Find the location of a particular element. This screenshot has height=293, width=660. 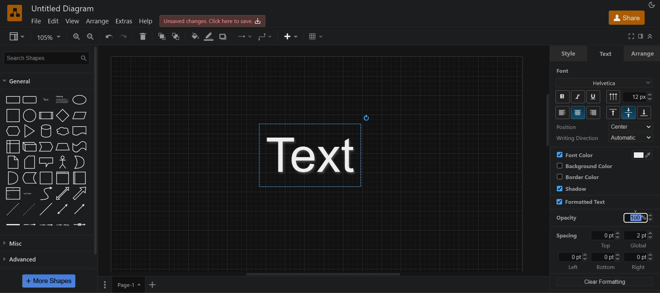

12px is located at coordinates (638, 97).